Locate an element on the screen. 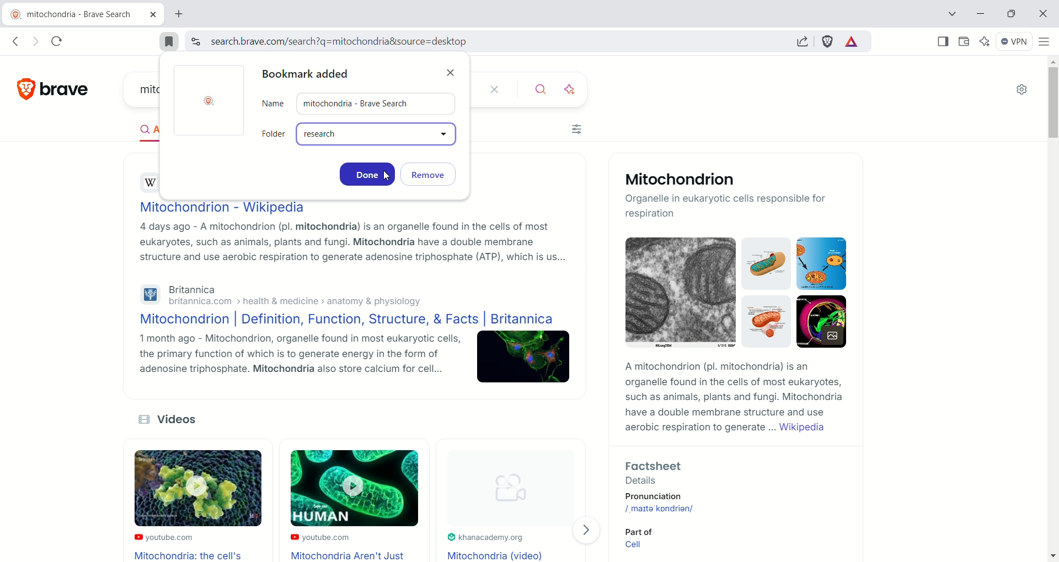  minimize is located at coordinates (981, 13).